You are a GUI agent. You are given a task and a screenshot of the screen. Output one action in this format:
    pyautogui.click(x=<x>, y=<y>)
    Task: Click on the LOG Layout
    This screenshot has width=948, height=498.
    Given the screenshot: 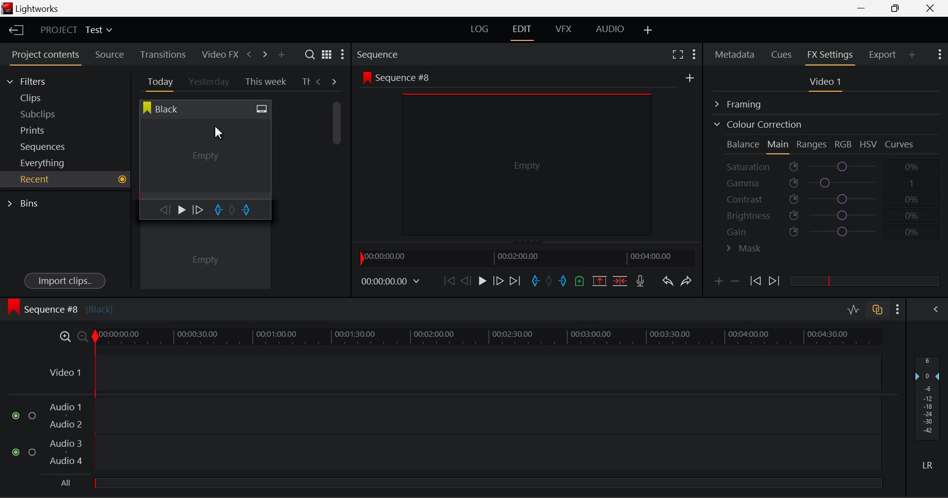 What is the action you would take?
    pyautogui.click(x=479, y=29)
    